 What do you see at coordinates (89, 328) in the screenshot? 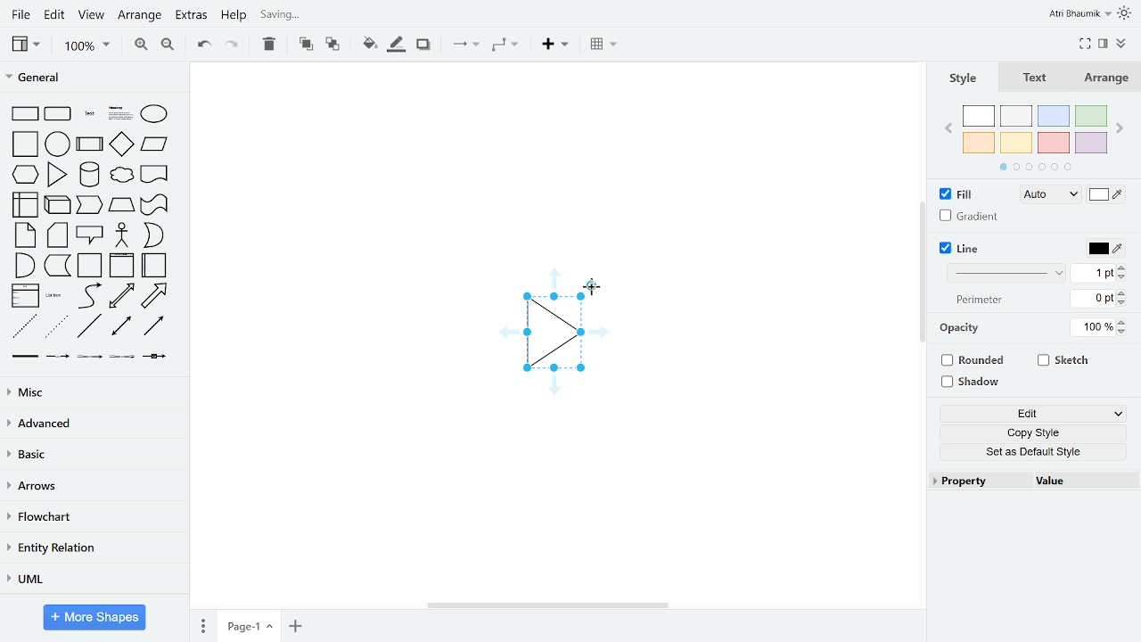
I see `line` at bounding box center [89, 328].